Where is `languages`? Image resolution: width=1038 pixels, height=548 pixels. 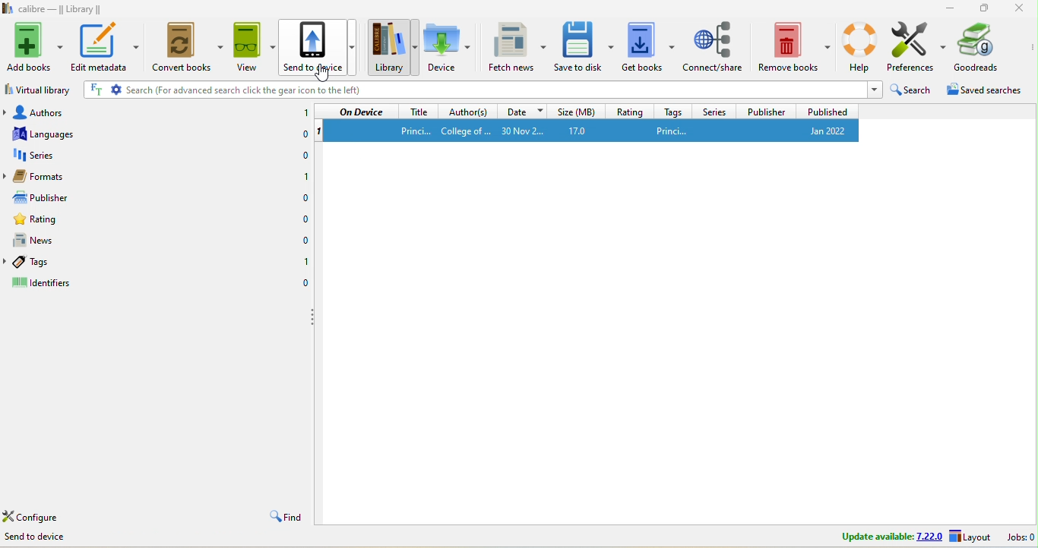
languages is located at coordinates (134, 133).